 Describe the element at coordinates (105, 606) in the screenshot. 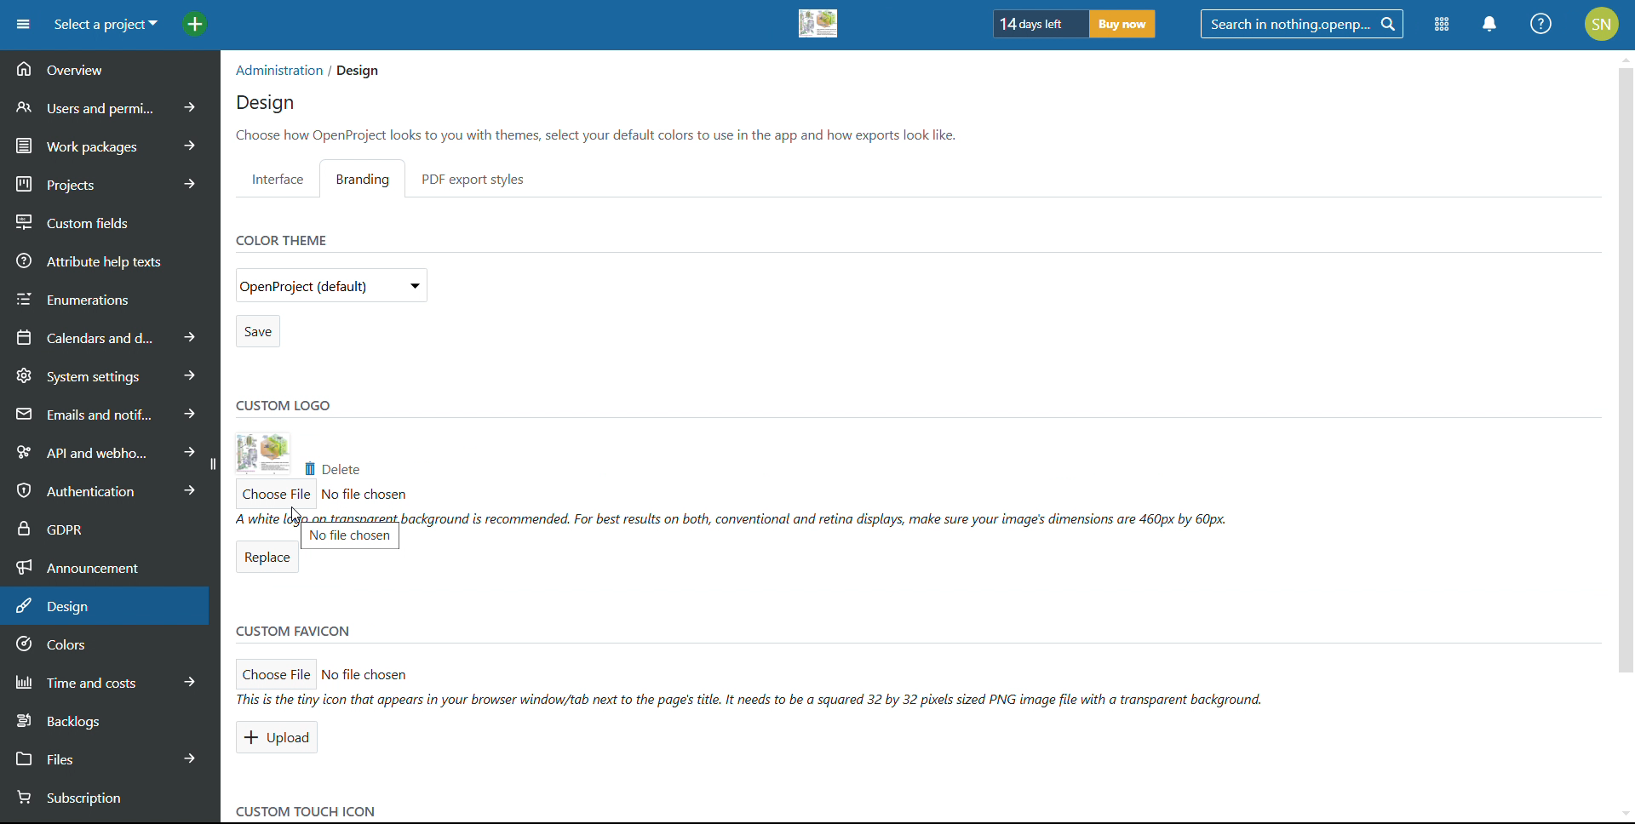

I see `design selected` at that location.